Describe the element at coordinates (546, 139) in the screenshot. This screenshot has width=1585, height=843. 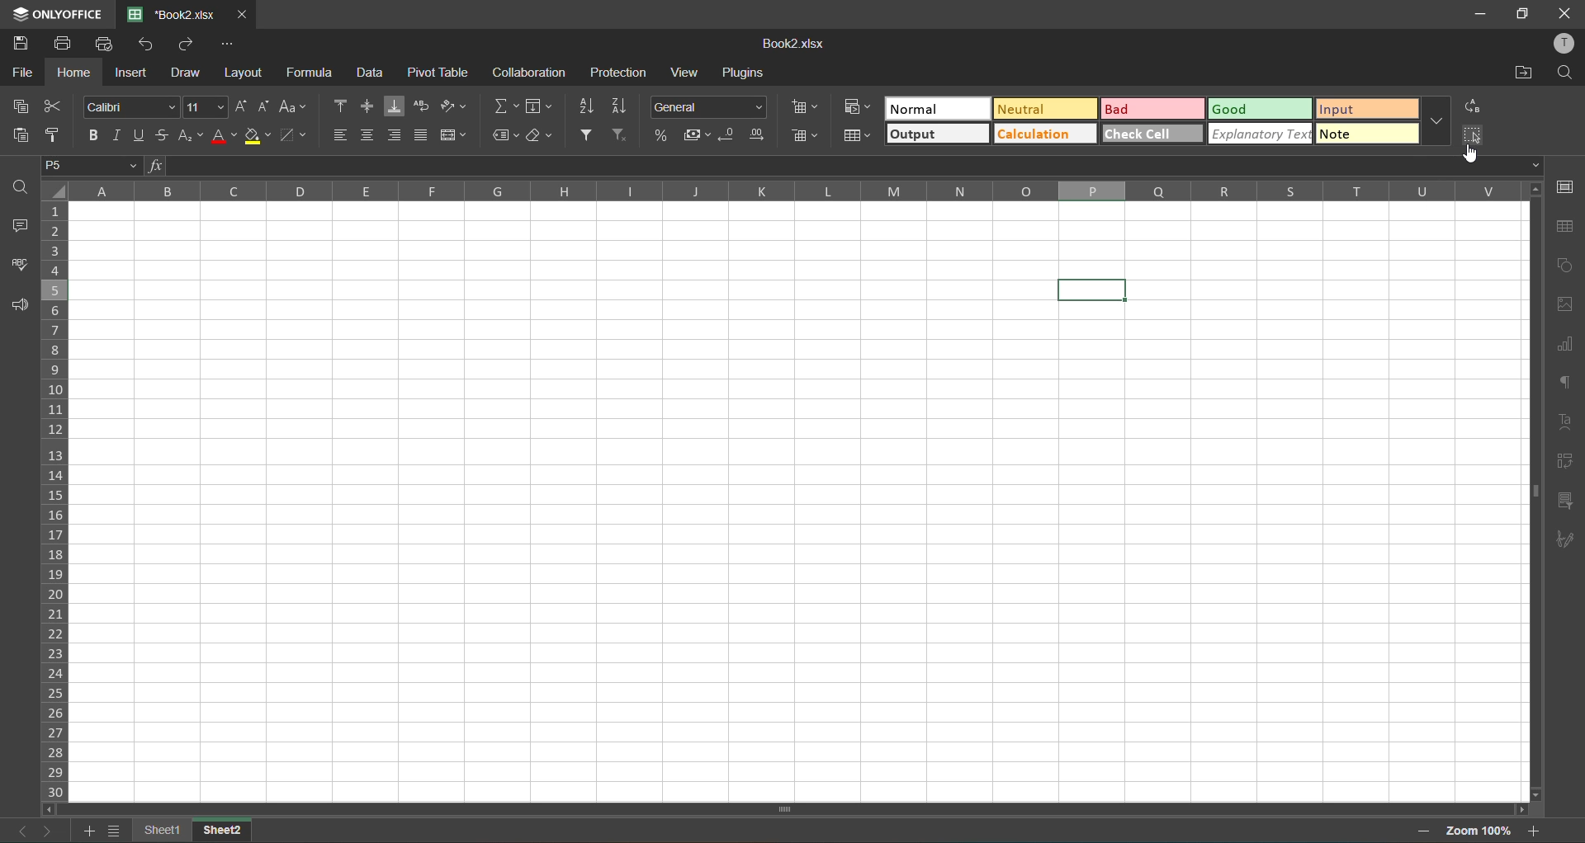
I see `clear` at that location.